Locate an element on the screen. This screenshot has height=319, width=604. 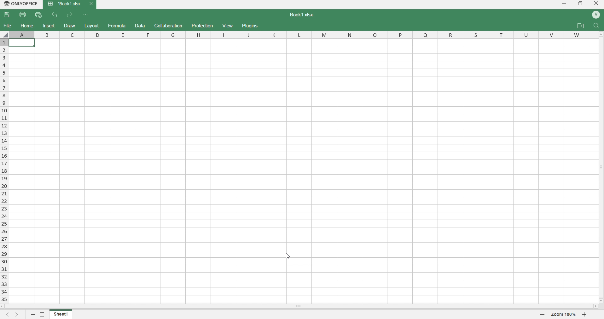
cursor is located at coordinates (287, 255).